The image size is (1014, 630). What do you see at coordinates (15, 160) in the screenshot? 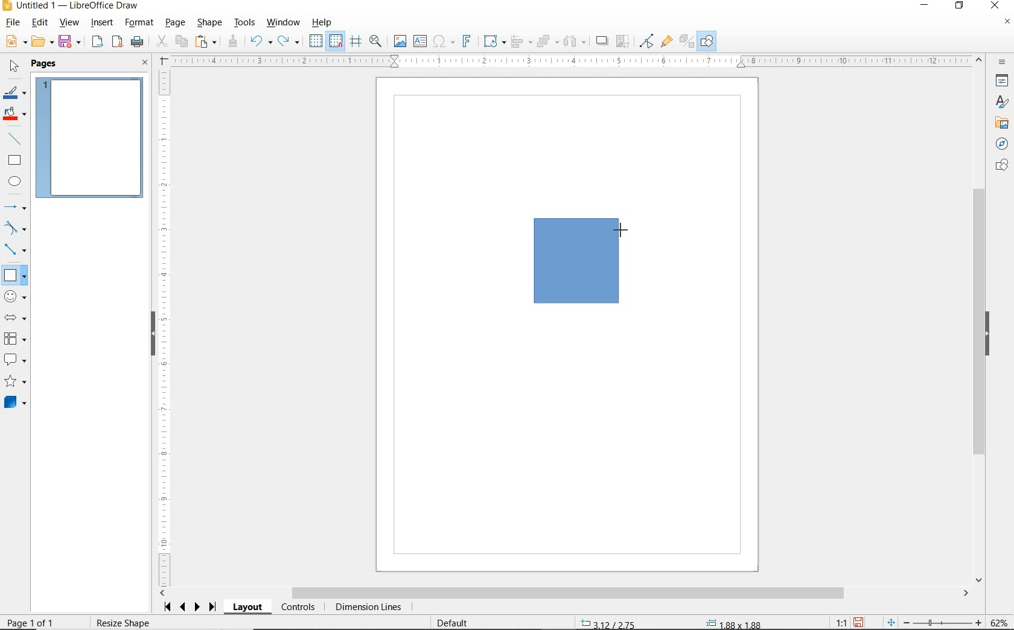
I see `RECTANGLE` at bounding box center [15, 160].